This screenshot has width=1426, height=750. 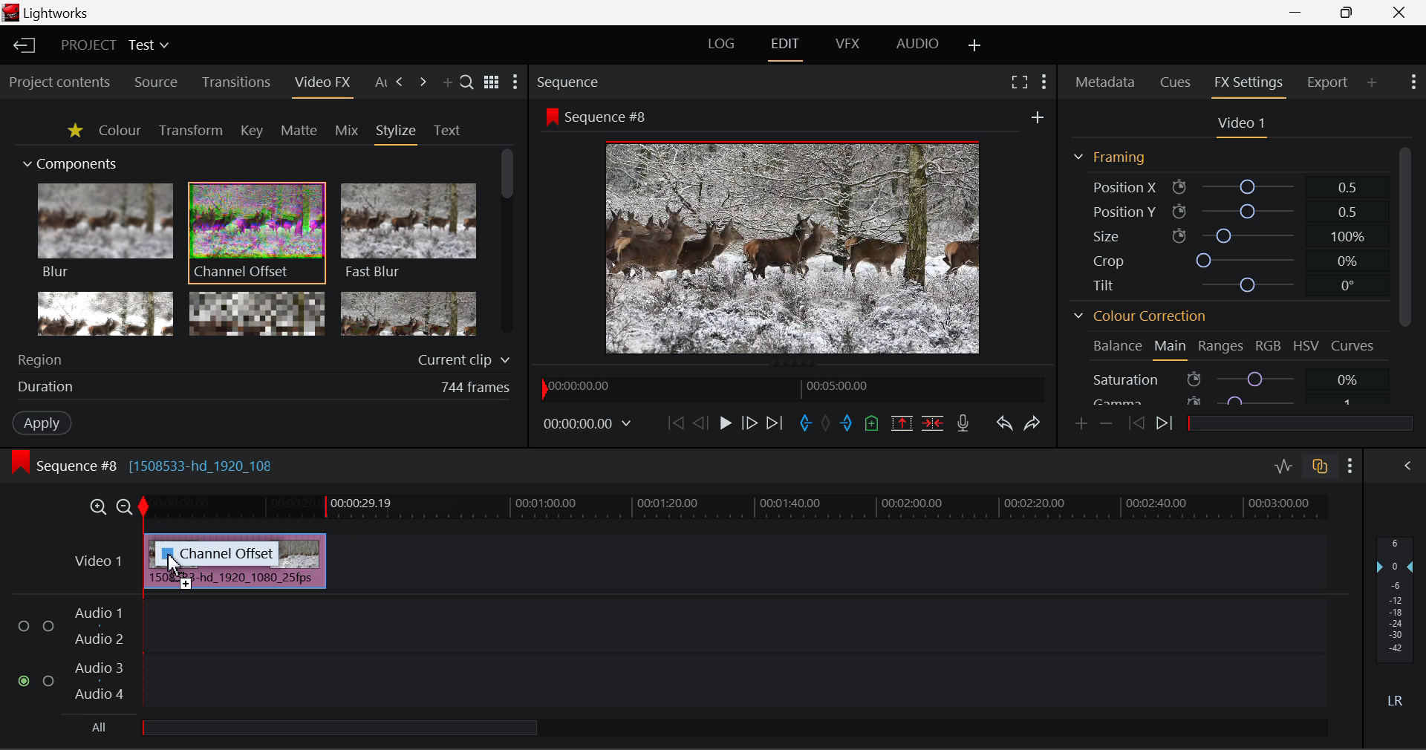 What do you see at coordinates (322, 85) in the screenshot?
I see `Video FX` at bounding box center [322, 85].